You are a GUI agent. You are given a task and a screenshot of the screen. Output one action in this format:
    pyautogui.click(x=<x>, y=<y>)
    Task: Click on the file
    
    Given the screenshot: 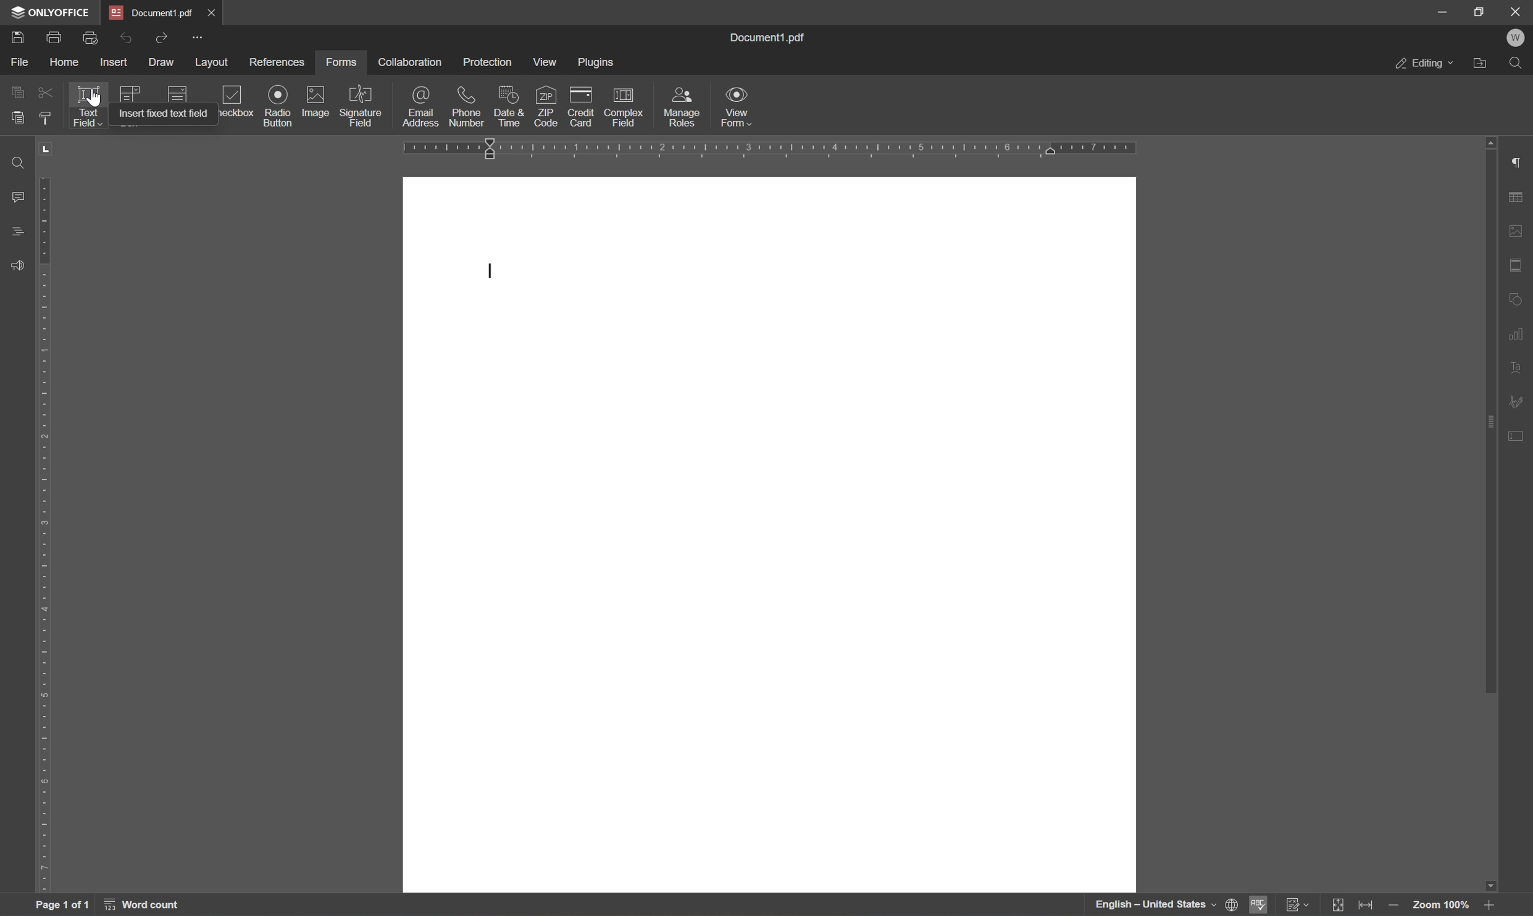 What is the action you would take?
    pyautogui.click(x=22, y=63)
    